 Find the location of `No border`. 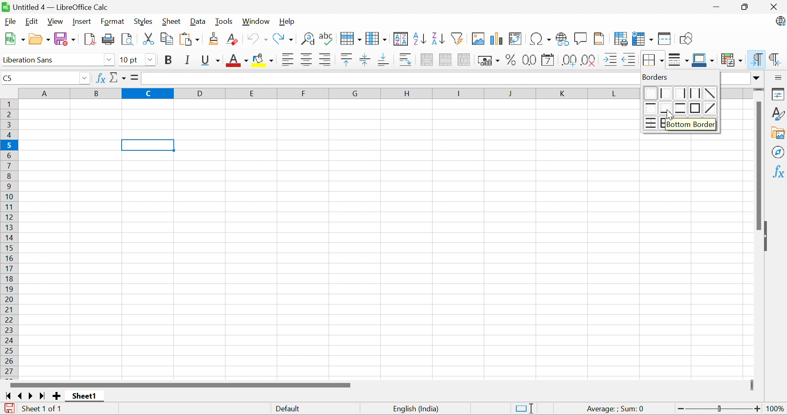

No border is located at coordinates (650, 93).